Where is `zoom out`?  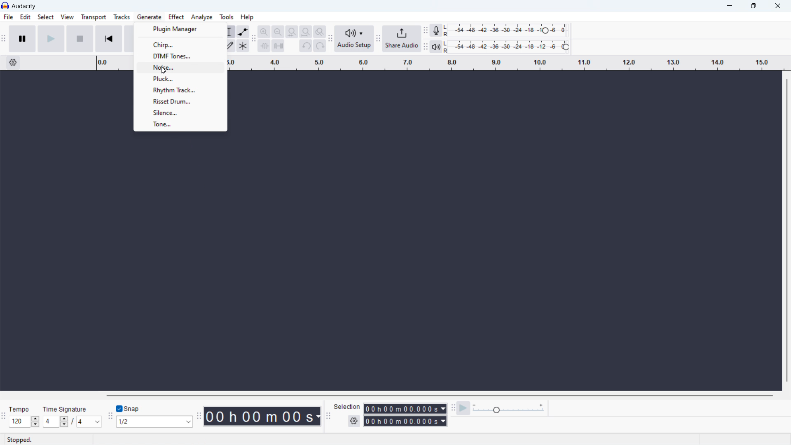 zoom out is located at coordinates (278, 32).